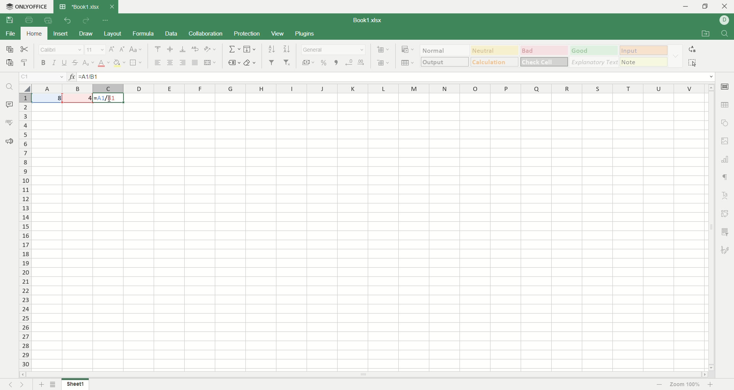  I want to click on view, so click(278, 34).